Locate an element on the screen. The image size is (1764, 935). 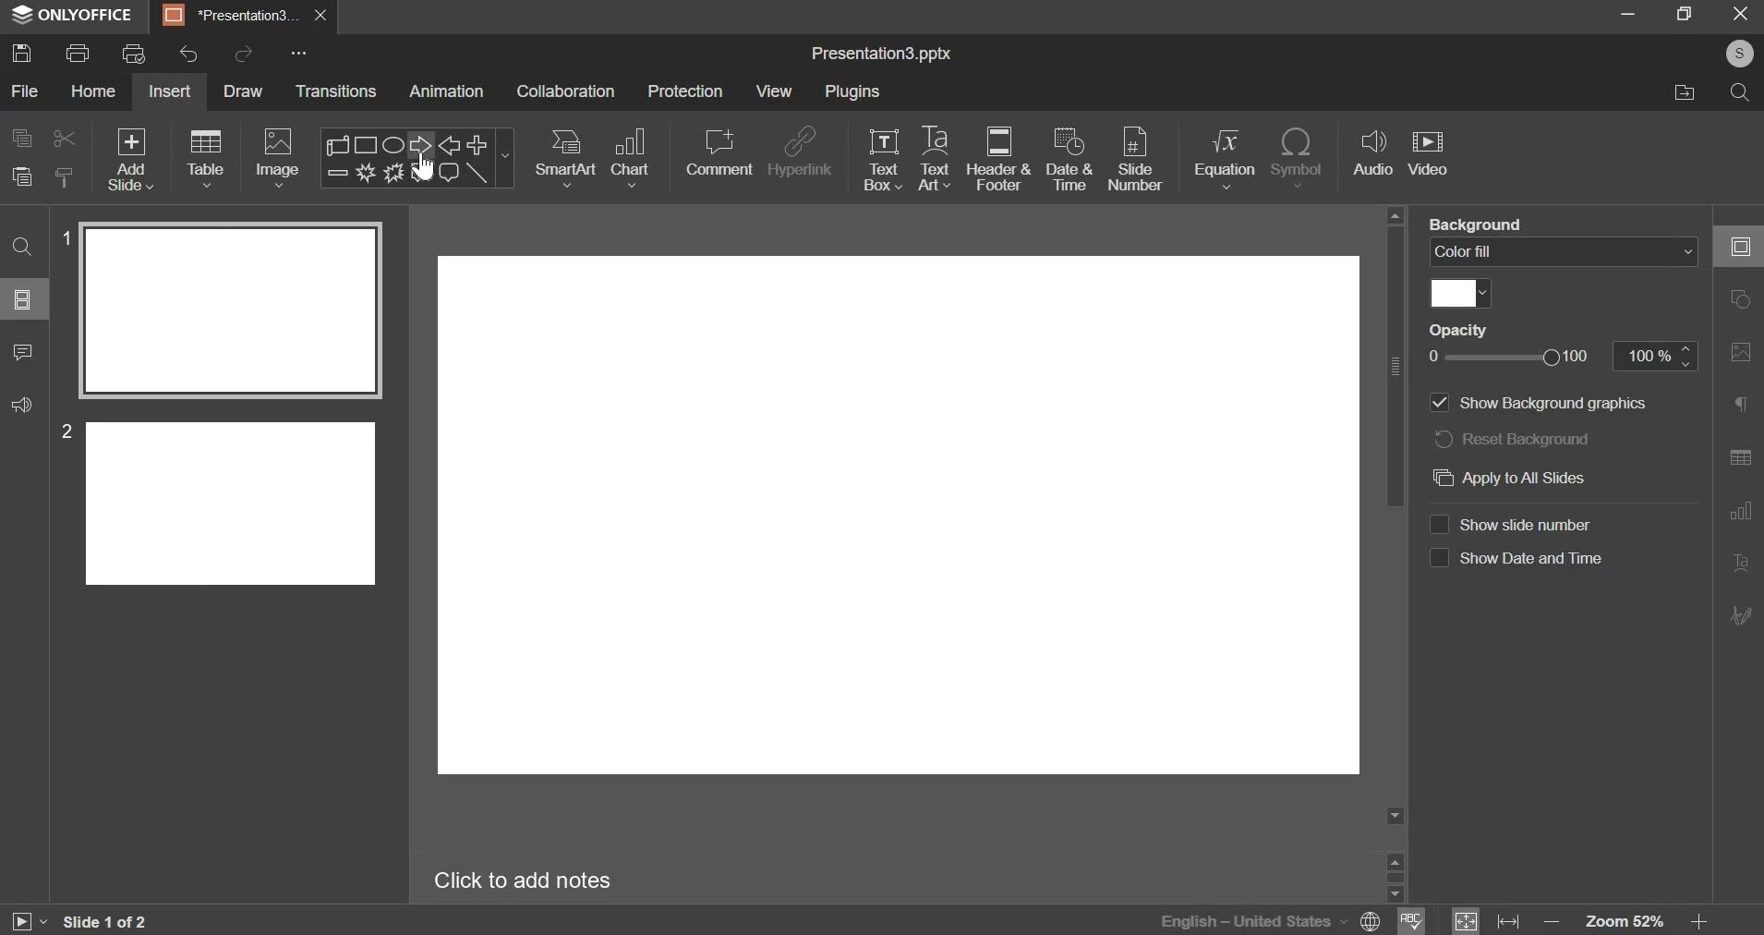
close is located at coordinates (321, 16).